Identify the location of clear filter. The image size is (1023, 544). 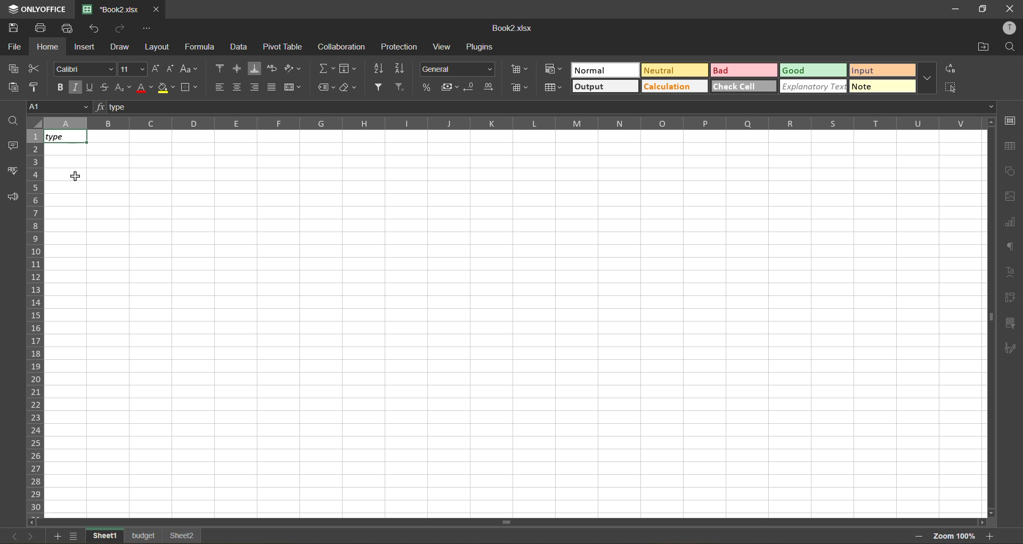
(403, 86).